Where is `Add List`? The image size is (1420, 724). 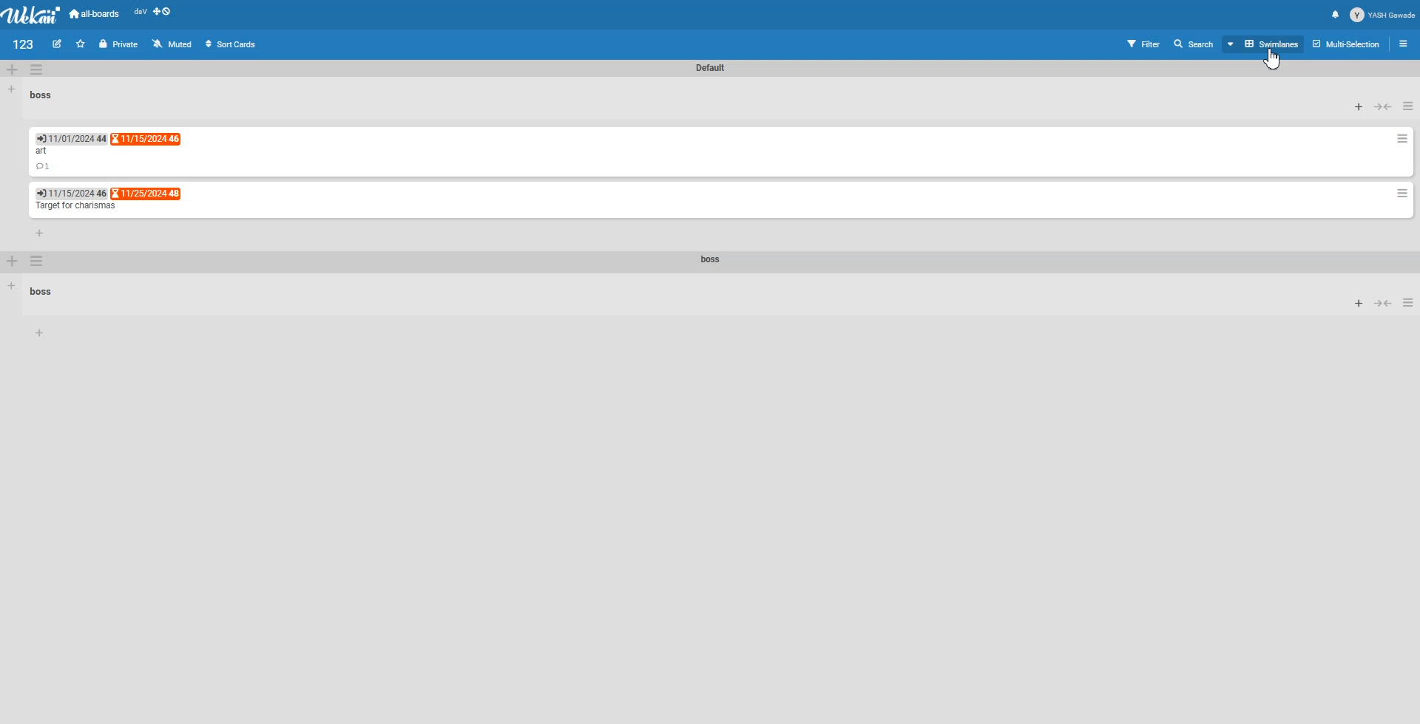
Add List is located at coordinates (12, 89).